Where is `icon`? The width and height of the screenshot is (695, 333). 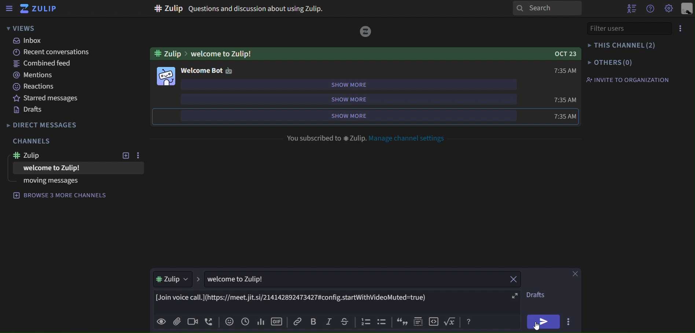
icon is located at coordinates (367, 322).